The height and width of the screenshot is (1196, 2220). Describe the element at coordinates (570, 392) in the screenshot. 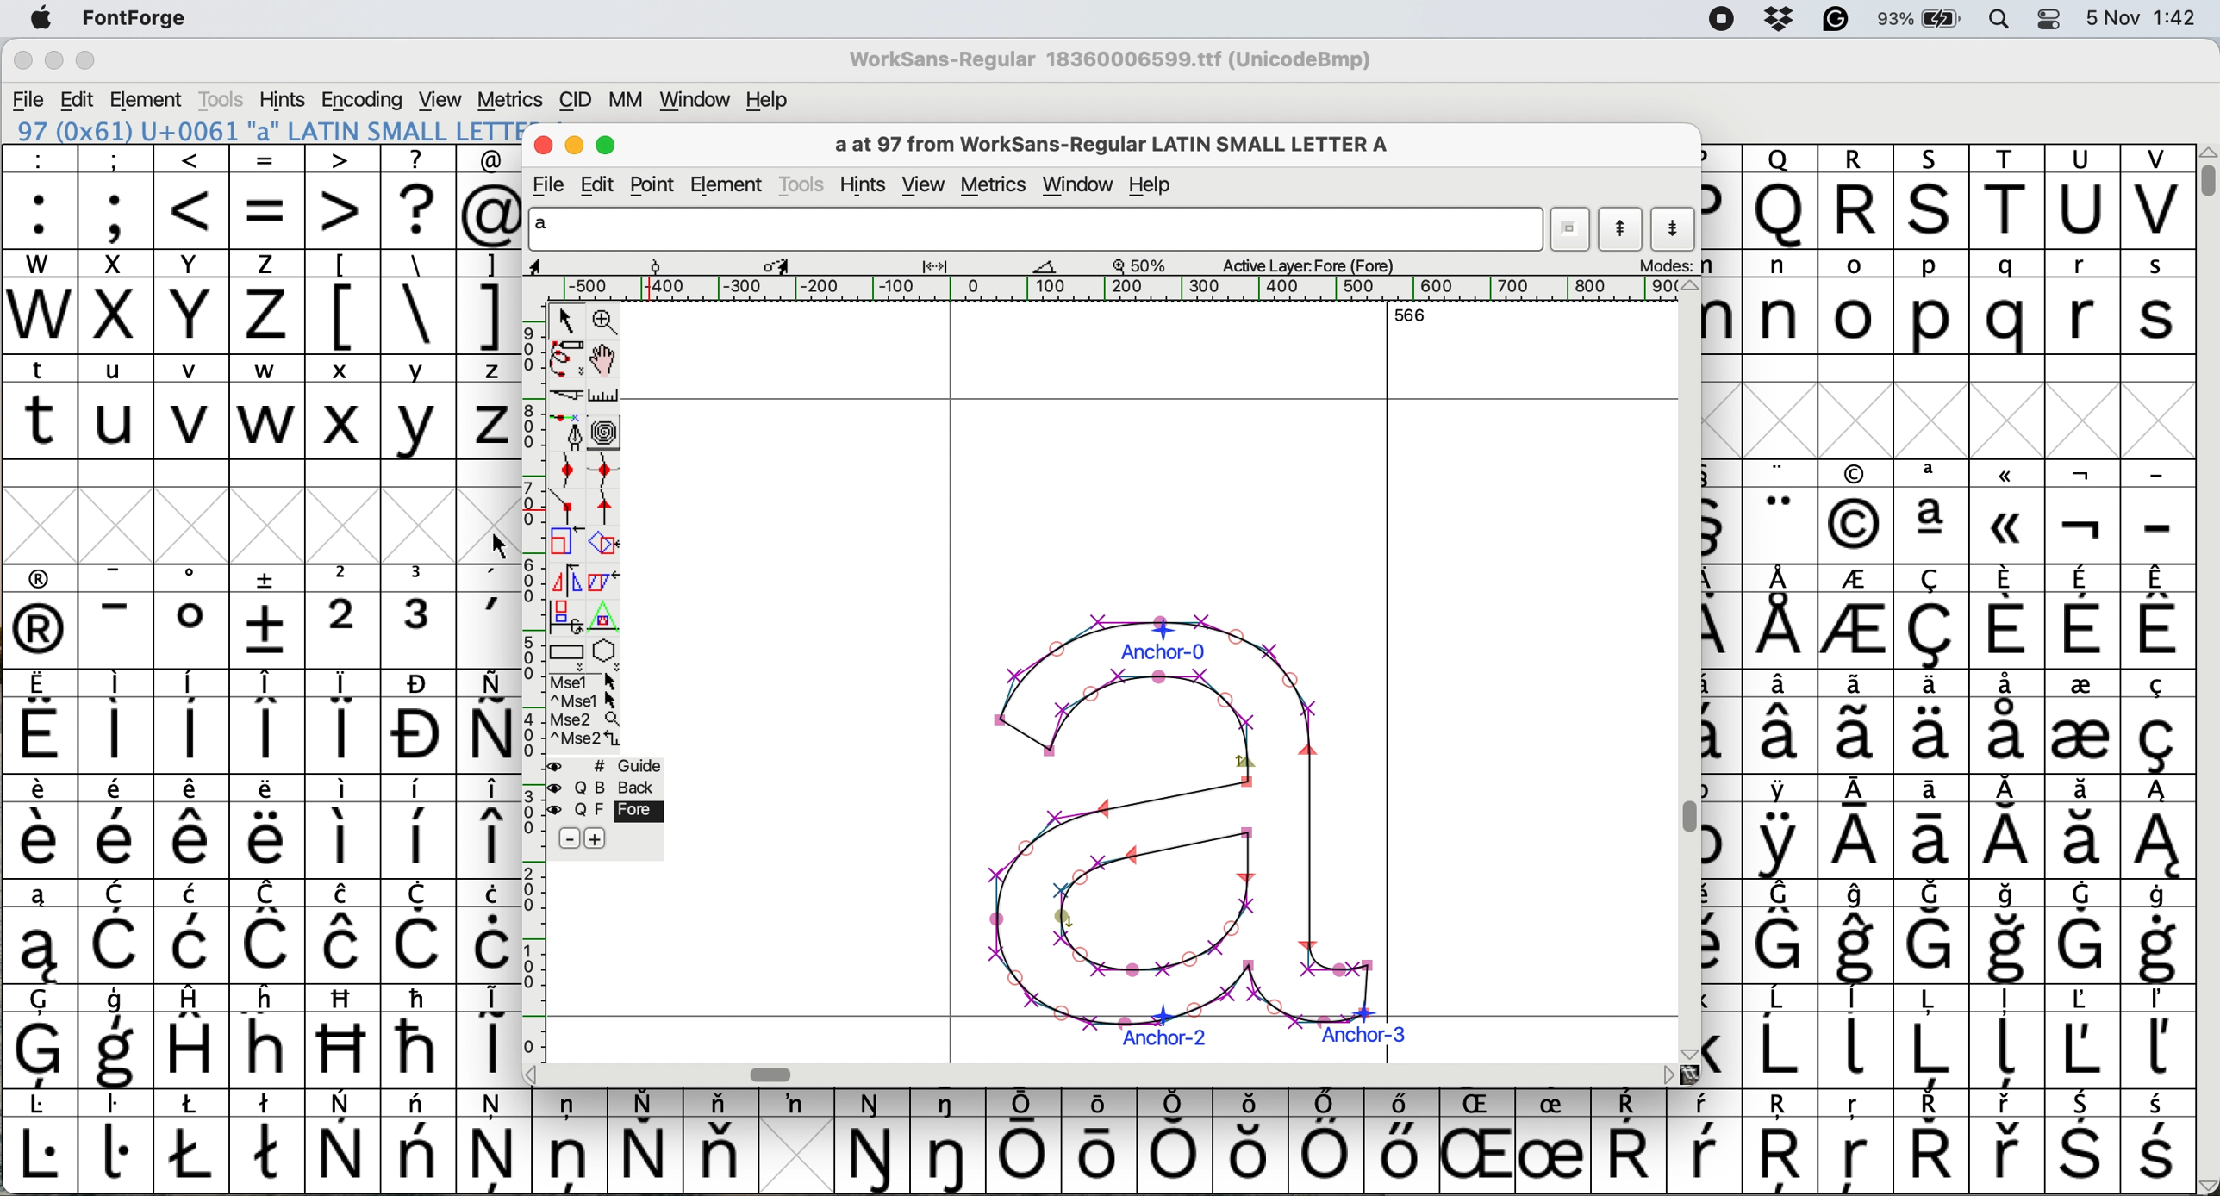

I see `cut splines in two` at that location.